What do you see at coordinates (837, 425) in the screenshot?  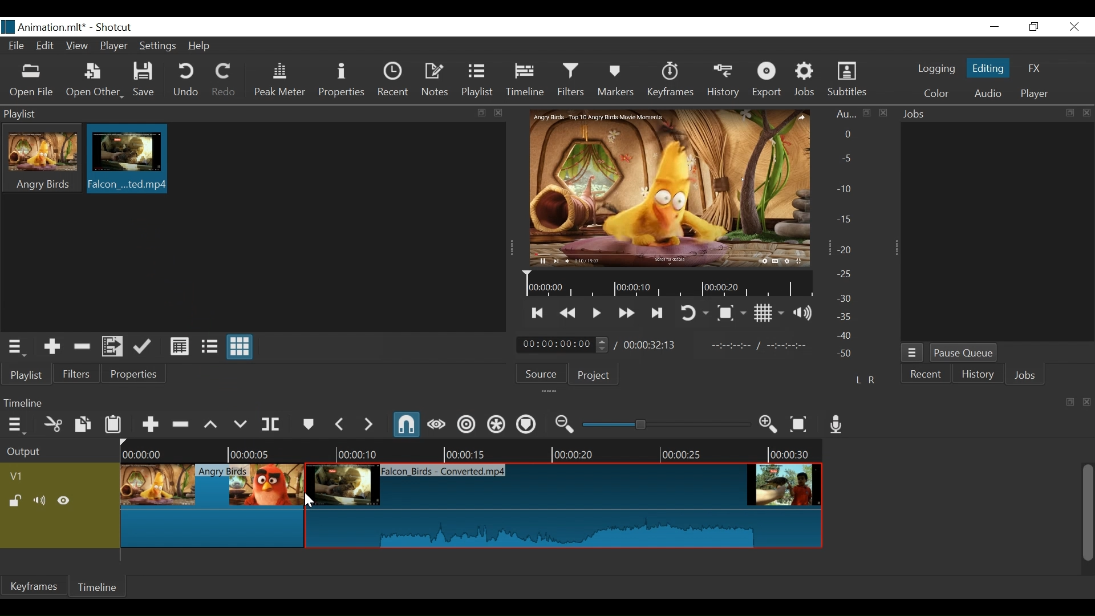 I see `Record Audio` at bounding box center [837, 425].